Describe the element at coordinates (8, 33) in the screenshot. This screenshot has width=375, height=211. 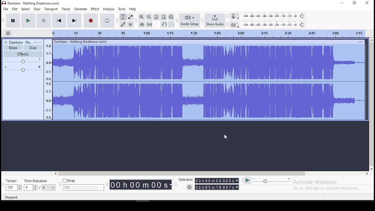
I see `timeline settings` at that location.